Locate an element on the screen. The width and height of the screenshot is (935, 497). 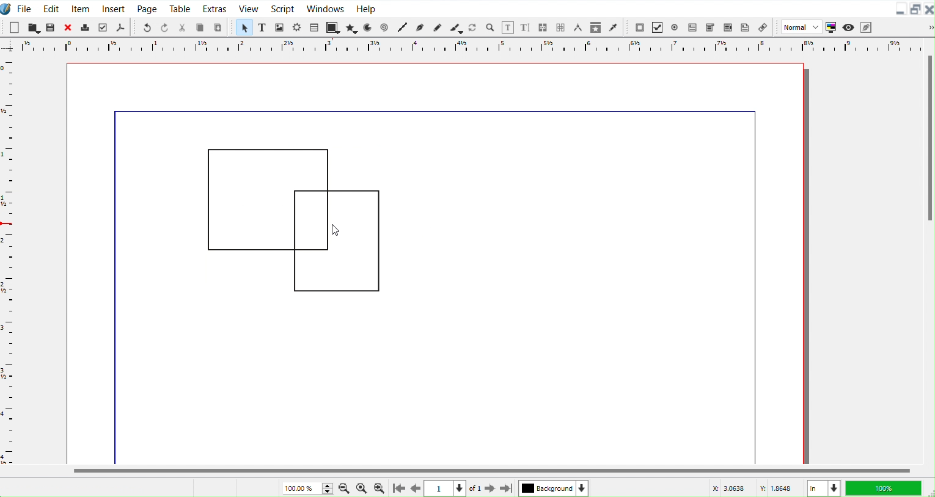
100 %  is located at coordinates (886, 488).